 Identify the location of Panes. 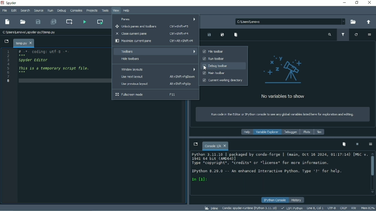
(155, 19).